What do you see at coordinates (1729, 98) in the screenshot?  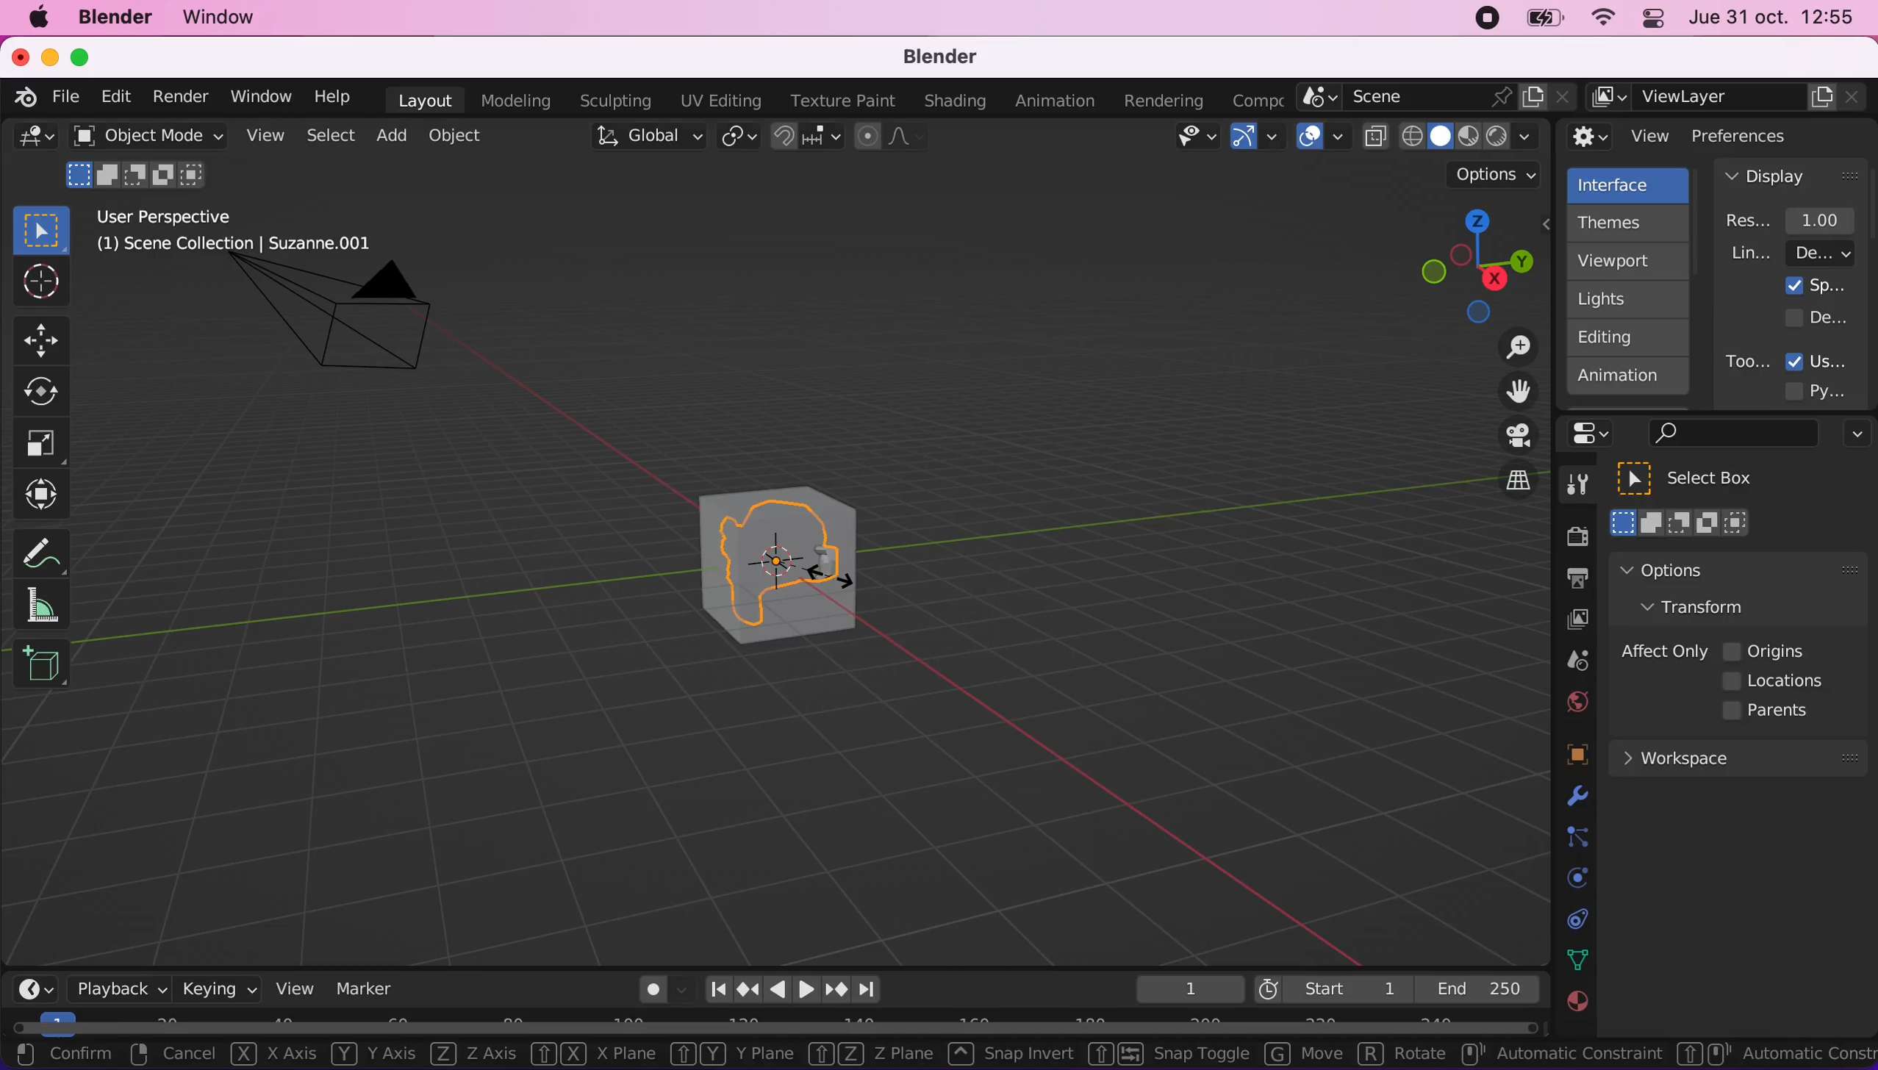 I see `view layer` at bounding box center [1729, 98].